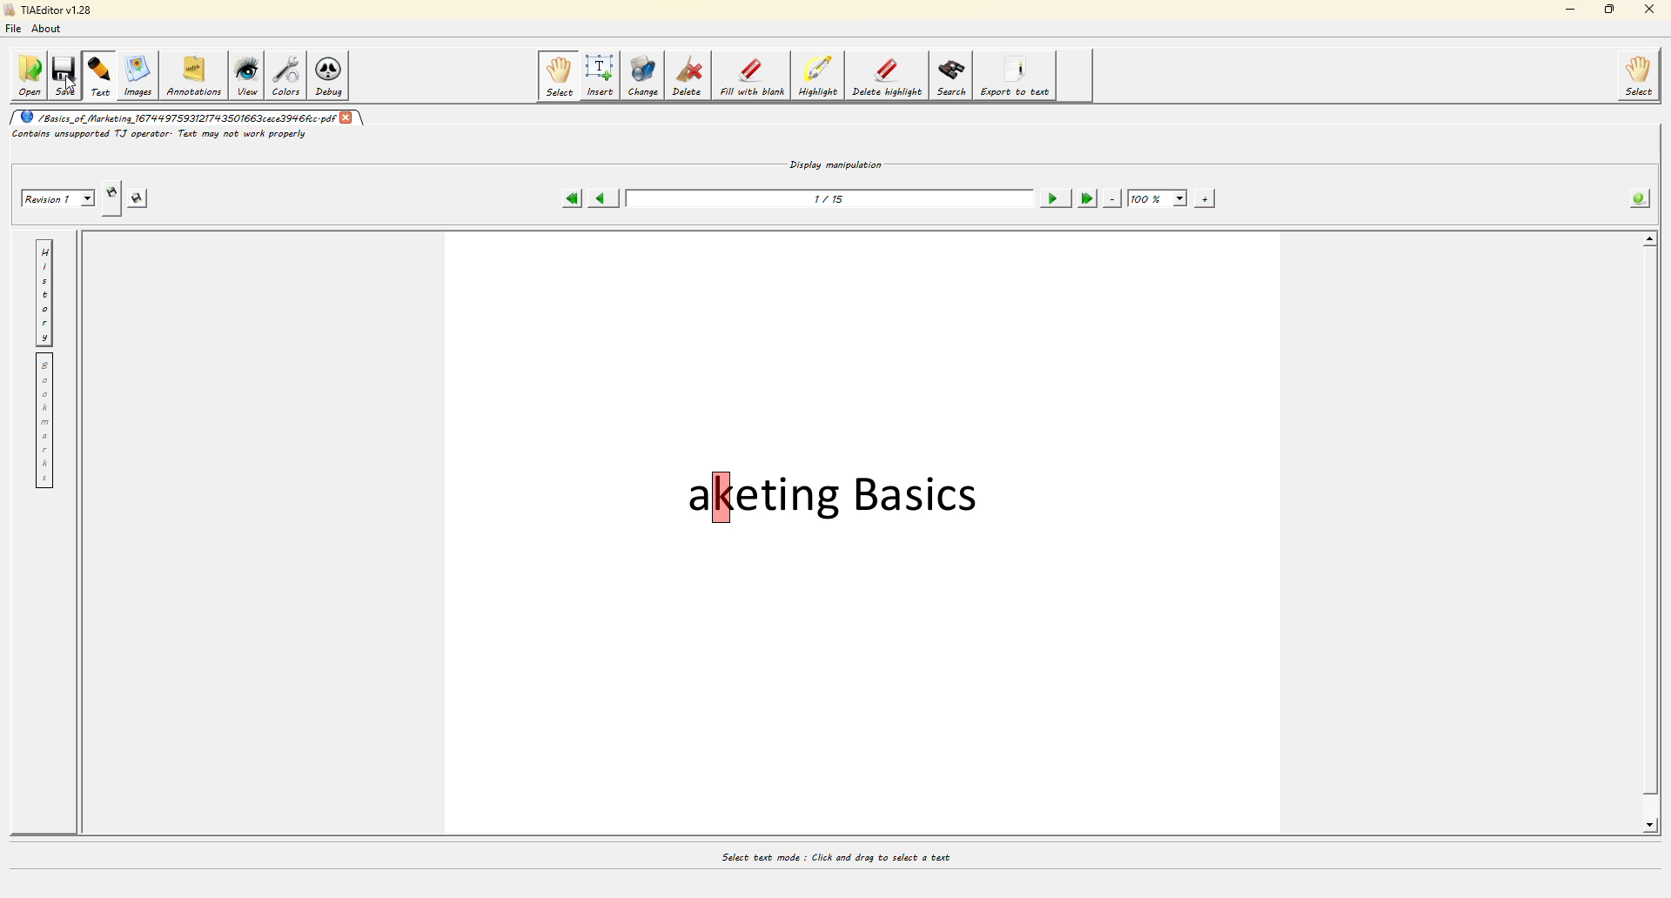 The width and height of the screenshot is (1671, 898). Describe the element at coordinates (951, 76) in the screenshot. I see `search` at that location.